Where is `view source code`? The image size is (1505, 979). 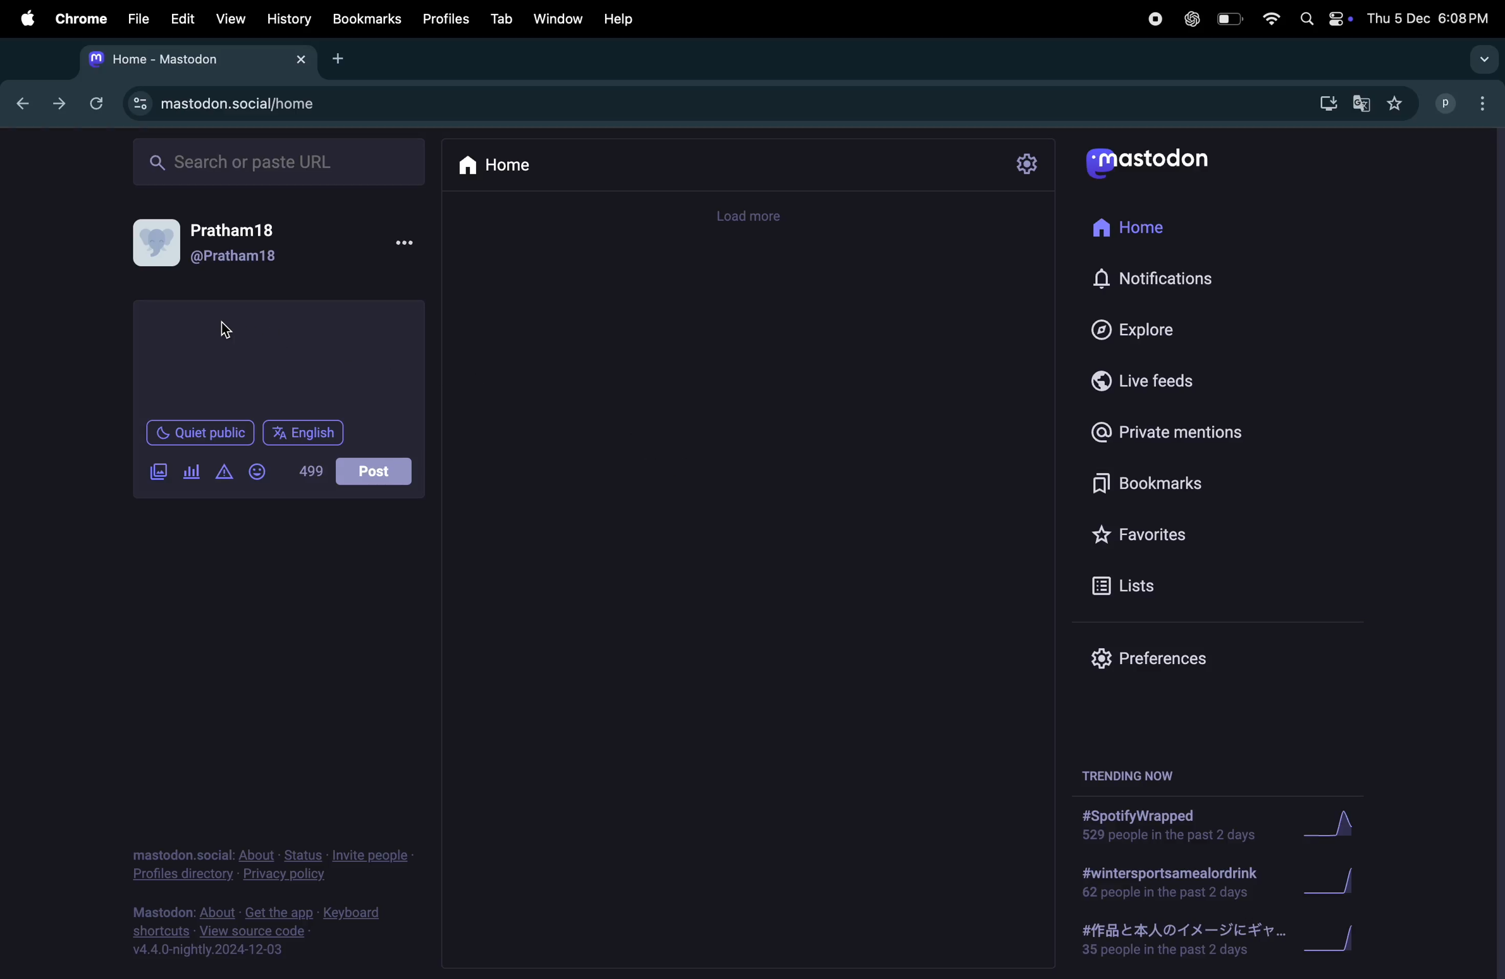 view source code is located at coordinates (270, 933).